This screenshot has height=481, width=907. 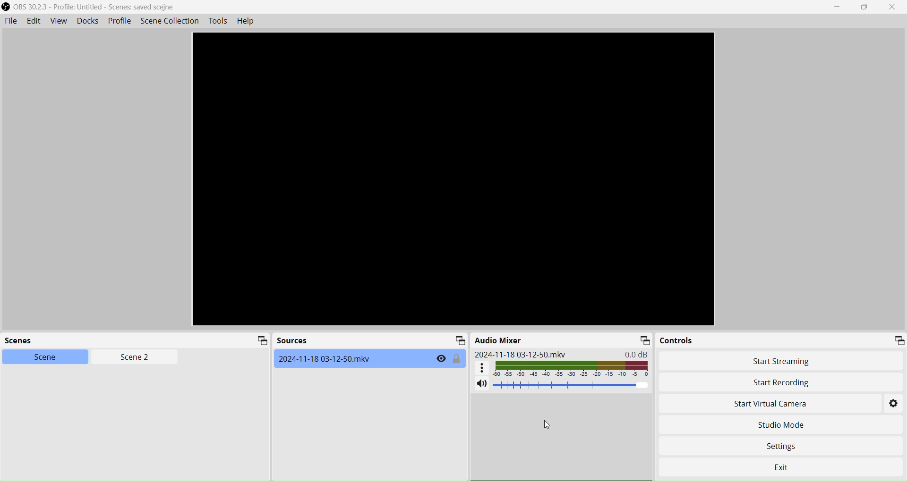 What do you see at coordinates (57, 21) in the screenshot?
I see `View` at bounding box center [57, 21].